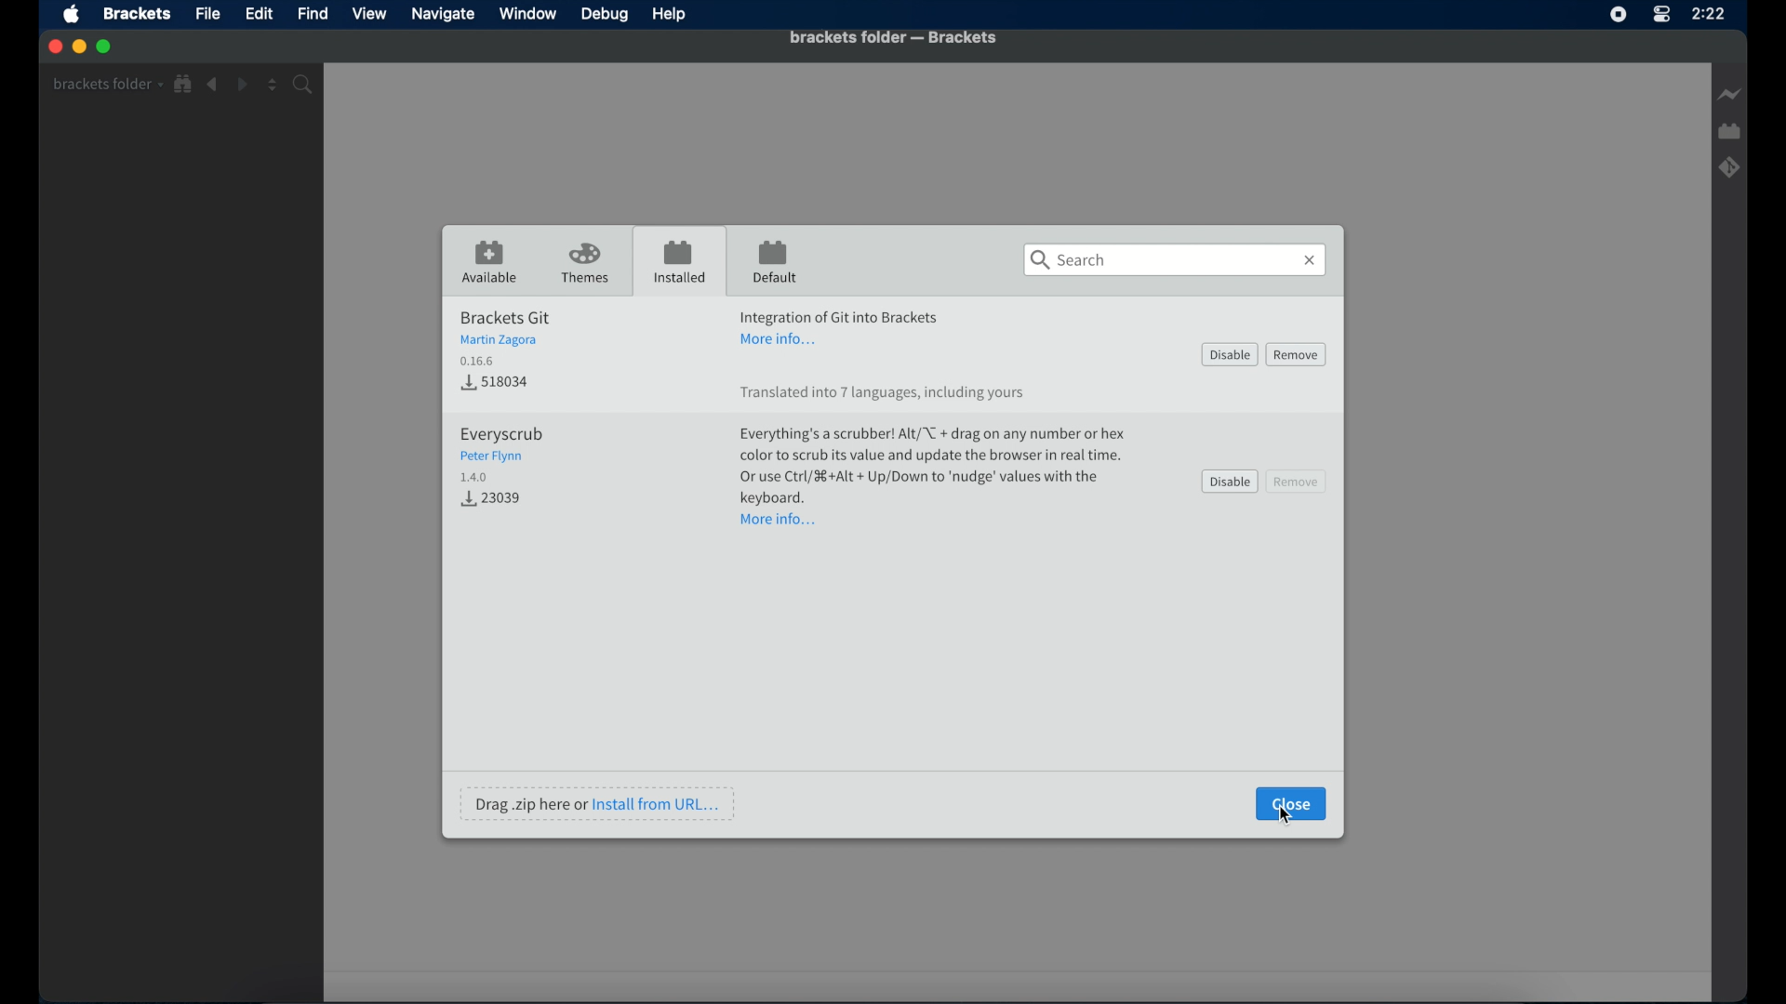 This screenshot has width=1786, height=1004. I want to click on default, so click(775, 263).